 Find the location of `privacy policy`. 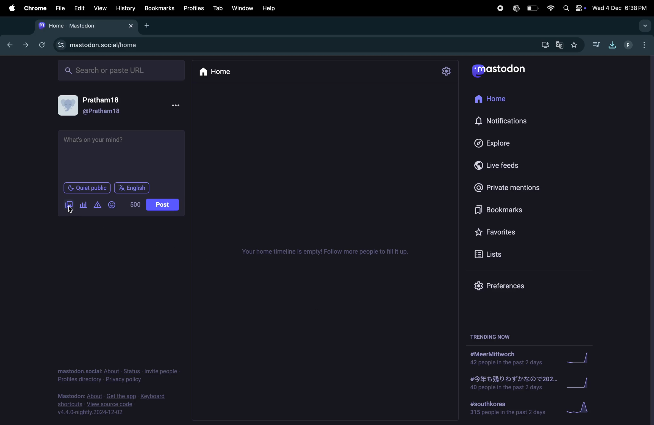

privacy policy is located at coordinates (117, 374).